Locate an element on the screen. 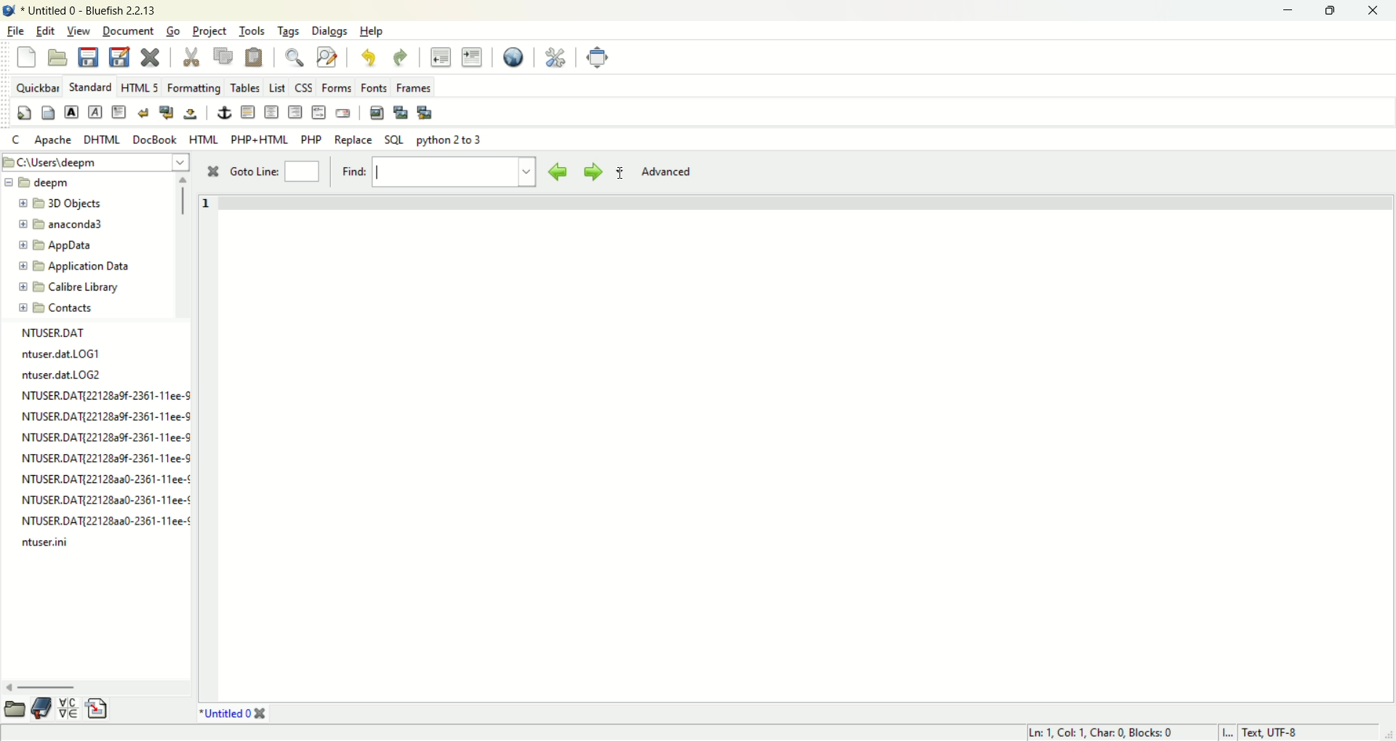 The width and height of the screenshot is (1396, 741). vertical scroll bar is located at coordinates (182, 196).